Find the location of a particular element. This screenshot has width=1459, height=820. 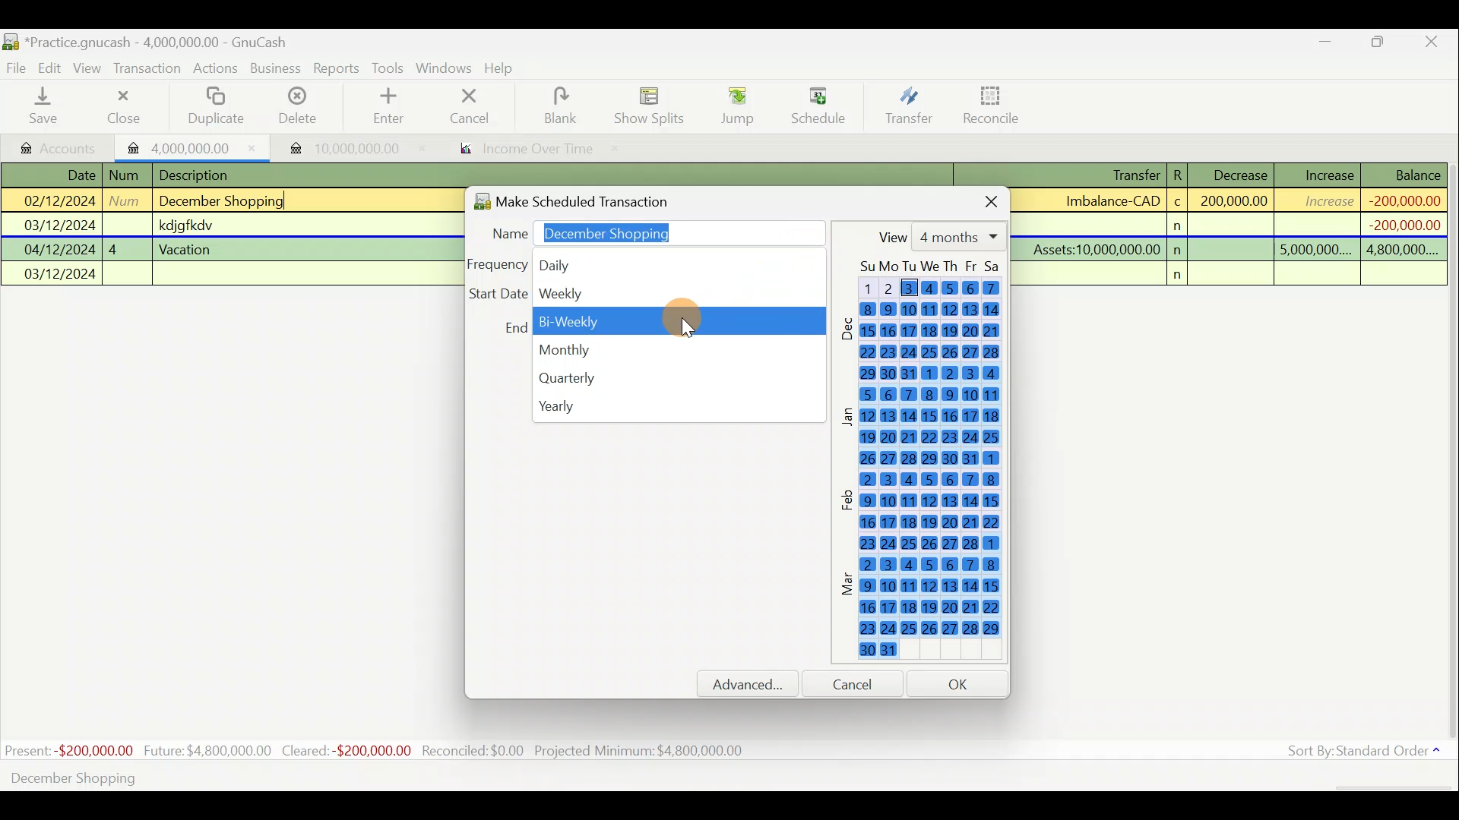

Document name is located at coordinates (163, 43).